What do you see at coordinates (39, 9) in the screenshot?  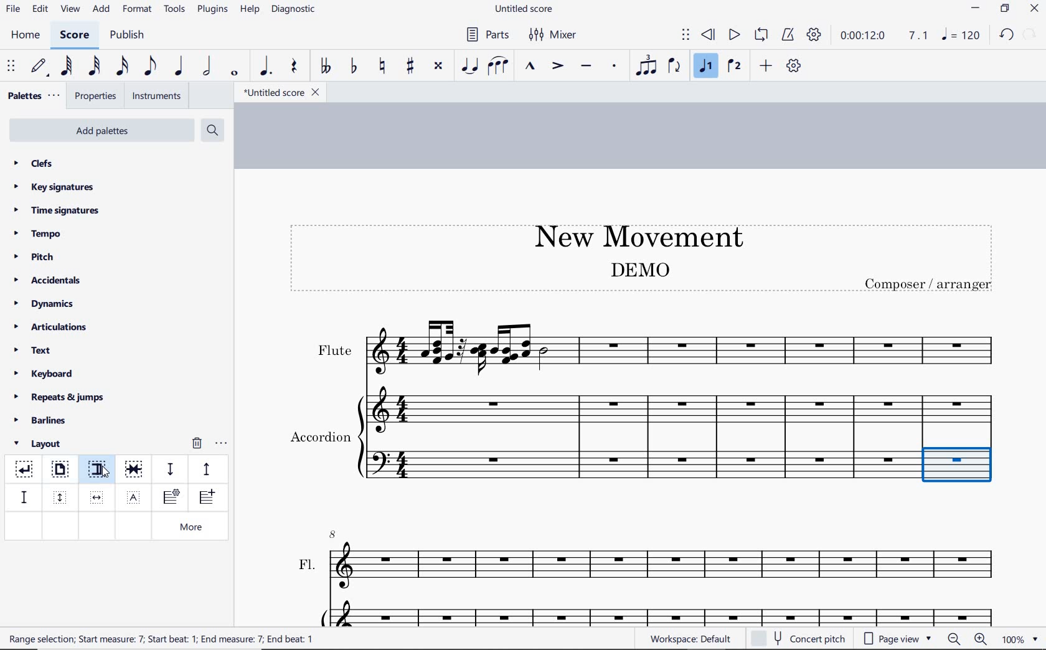 I see `edit` at bounding box center [39, 9].